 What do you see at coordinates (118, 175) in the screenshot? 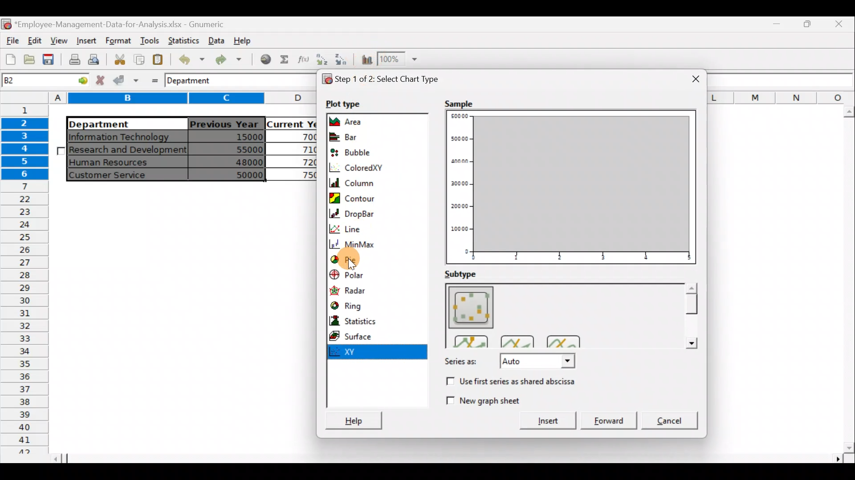
I see `Customer Service` at bounding box center [118, 175].